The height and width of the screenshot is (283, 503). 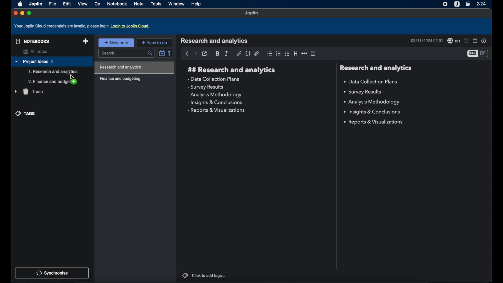 What do you see at coordinates (36, 51) in the screenshot?
I see `all notes` at bounding box center [36, 51].